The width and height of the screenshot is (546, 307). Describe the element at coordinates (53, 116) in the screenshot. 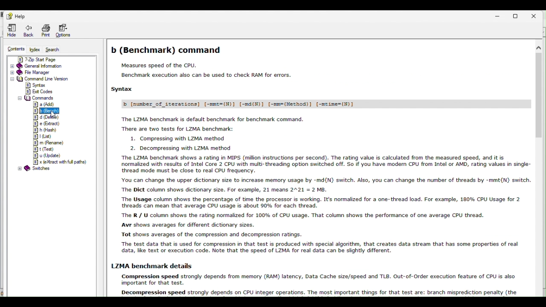

I see `cursor` at that location.